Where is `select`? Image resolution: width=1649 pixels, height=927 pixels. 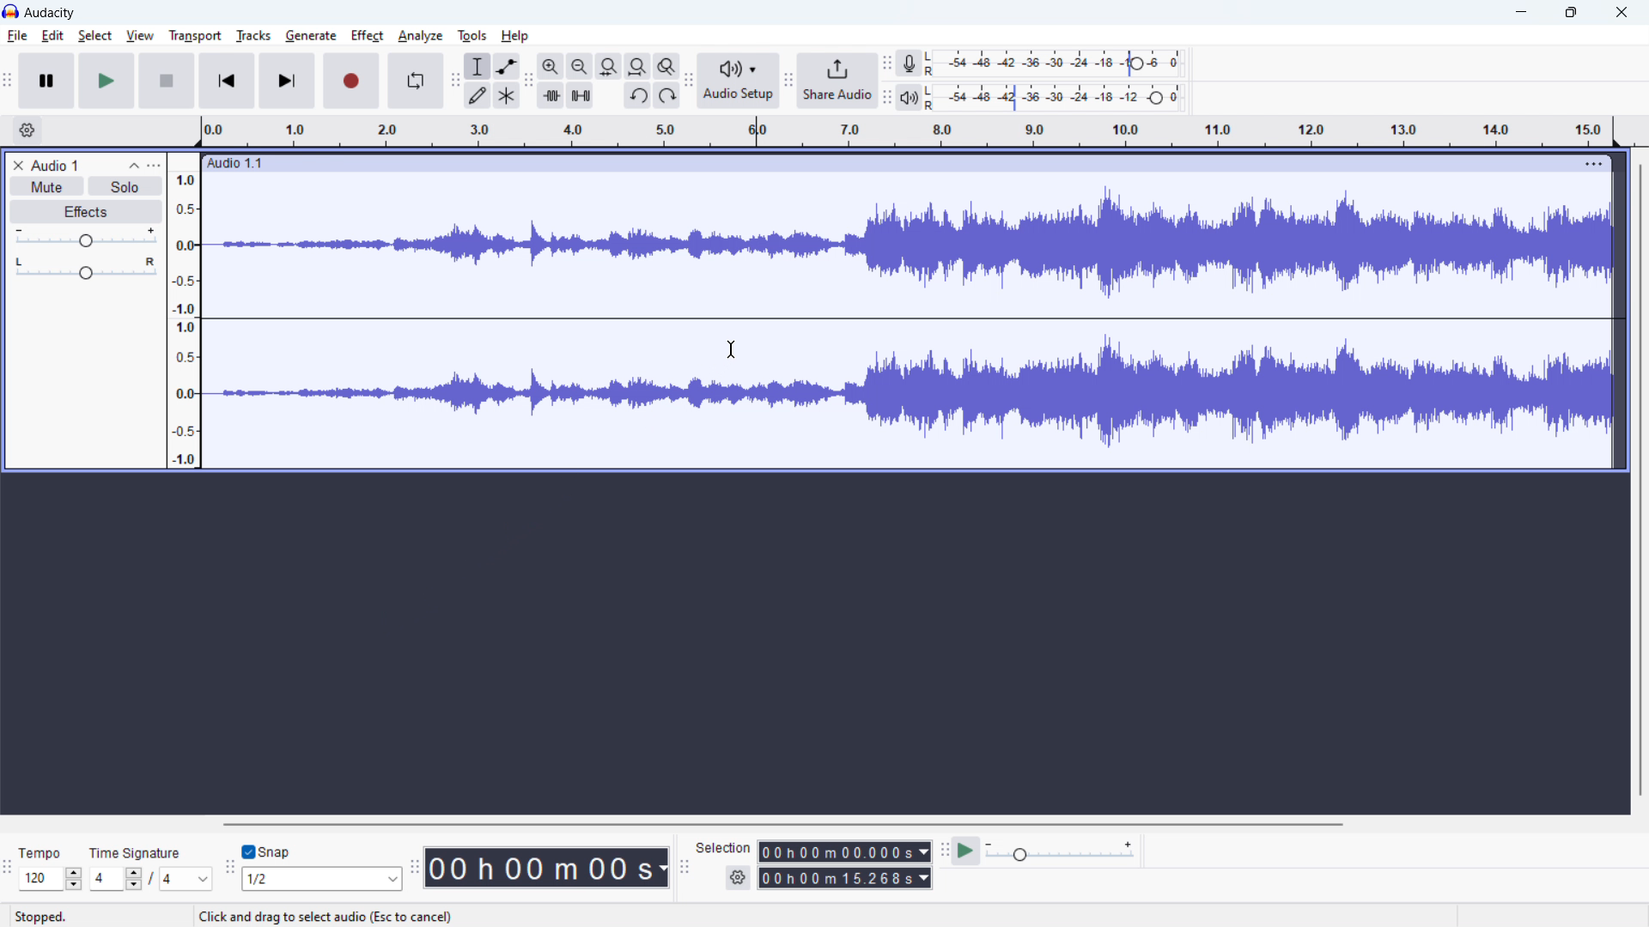
select is located at coordinates (95, 36).